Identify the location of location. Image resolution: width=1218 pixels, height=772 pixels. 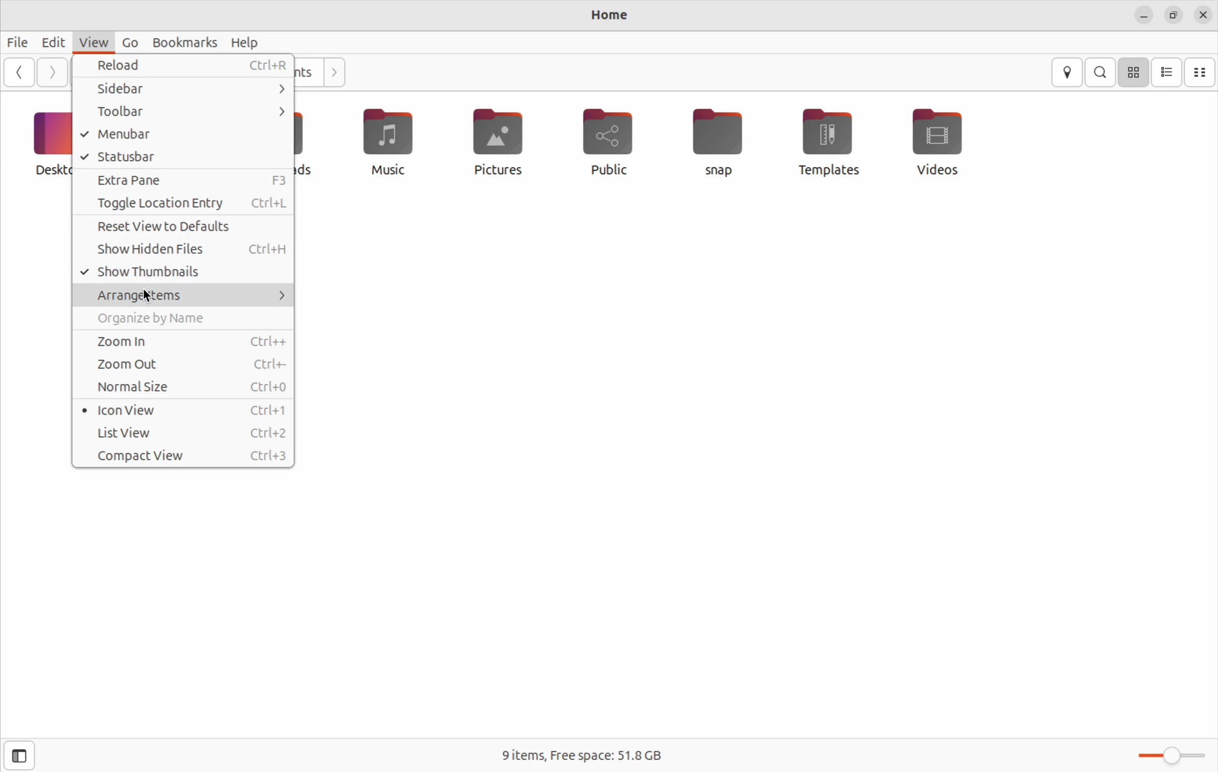
(1069, 73).